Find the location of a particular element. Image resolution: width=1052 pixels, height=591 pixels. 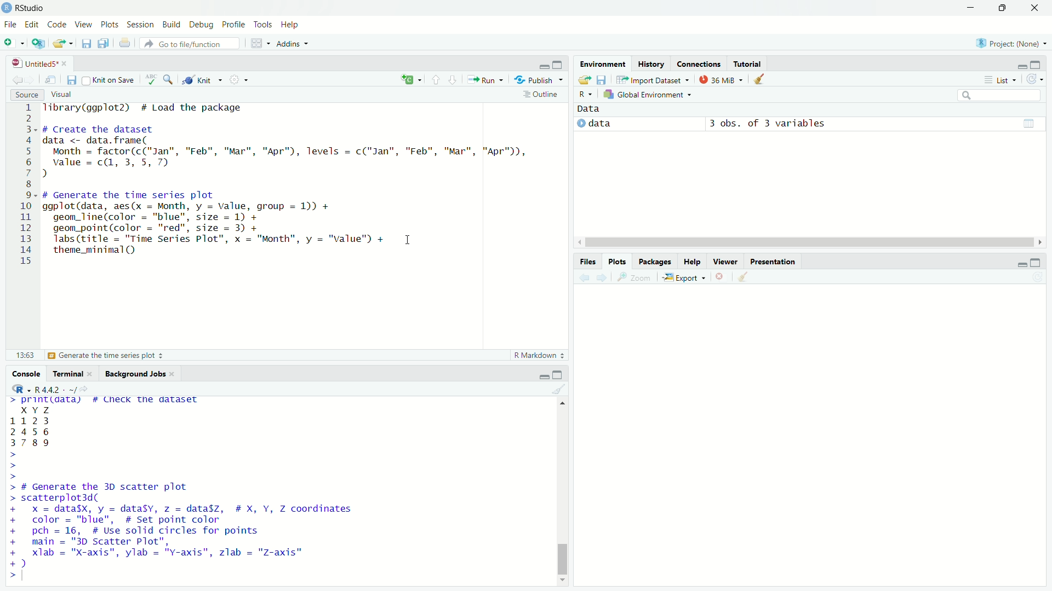

save current document is located at coordinates (71, 79).